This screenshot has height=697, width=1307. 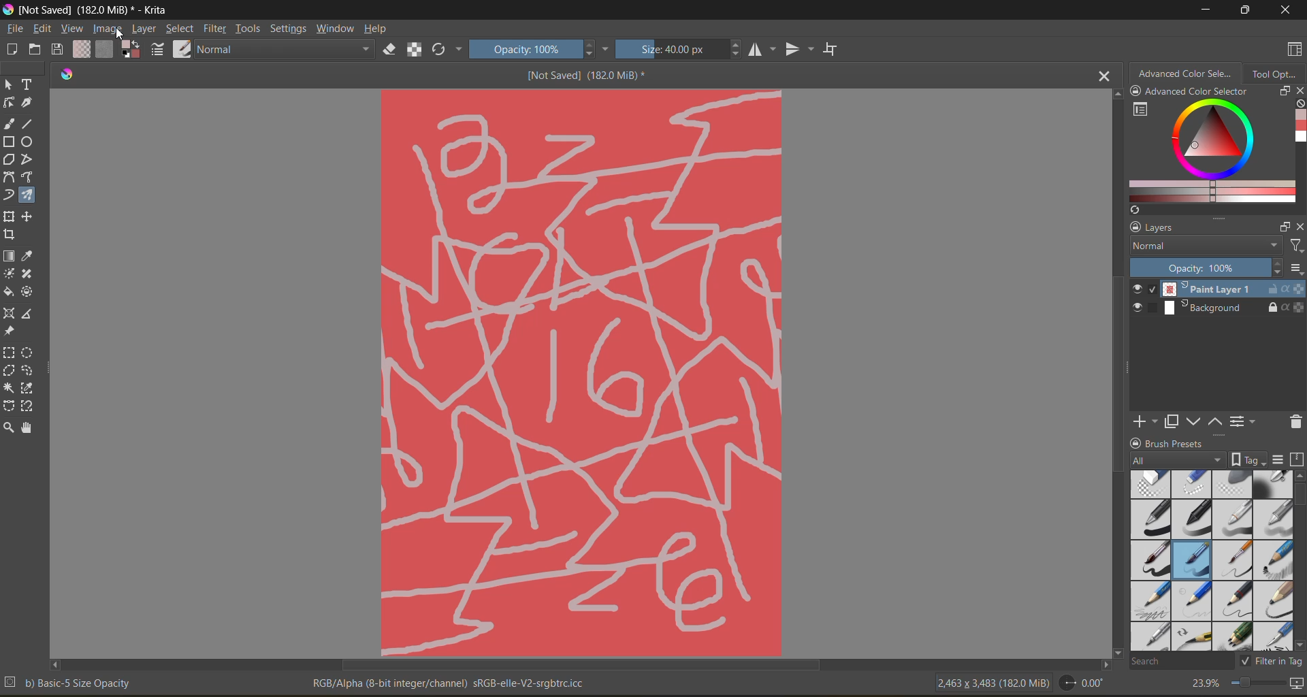 What do you see at coordinates (180, 29) in the screenshot?
I see `select` at bounding box center [180, 29].